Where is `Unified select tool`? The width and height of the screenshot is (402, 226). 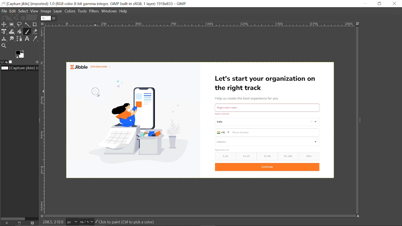 Unified select tool is located at coordinates (4, 32).